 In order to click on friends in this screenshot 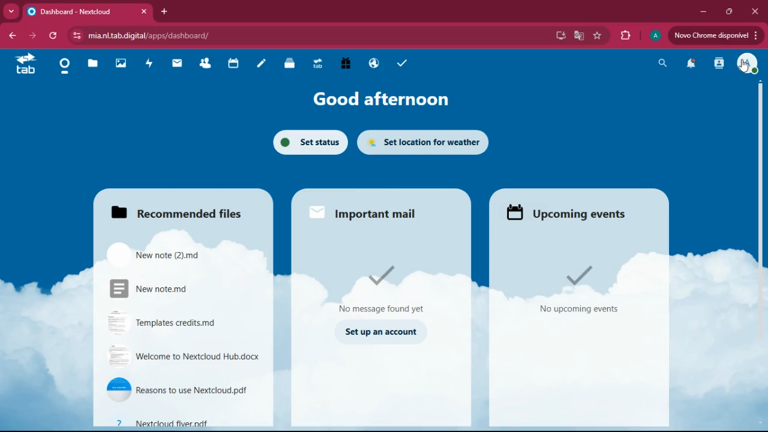, I will do `click(208, 64)`.